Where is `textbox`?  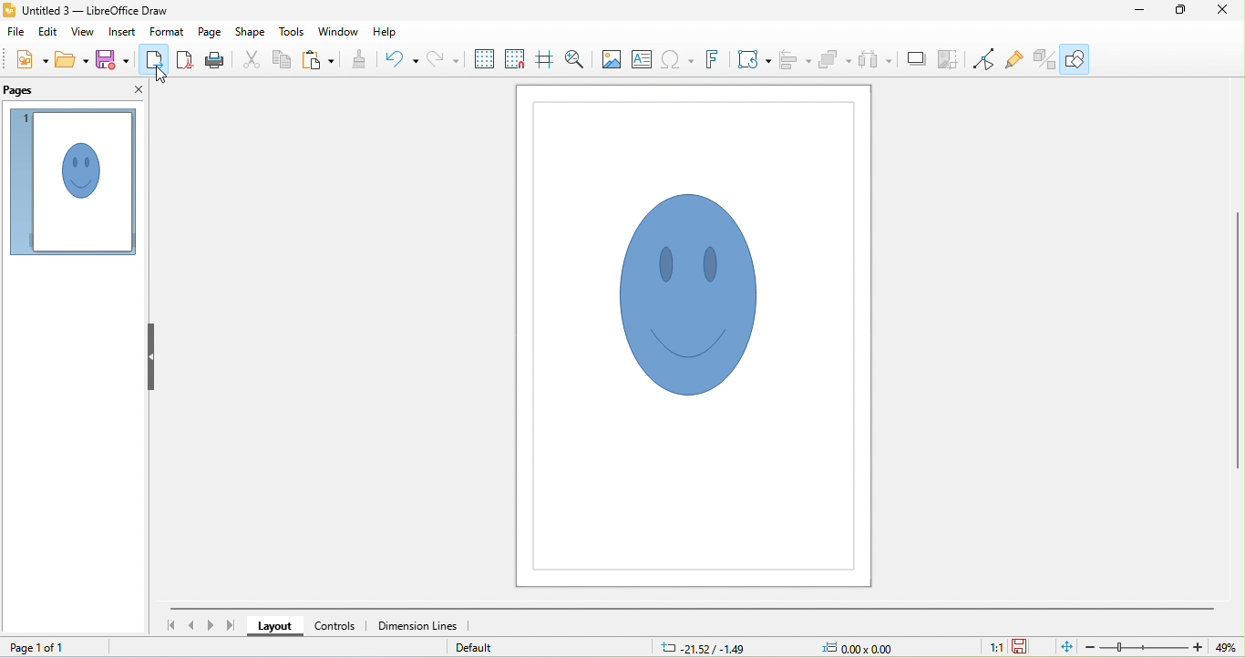
textbox is located at coordinates (642, 60).